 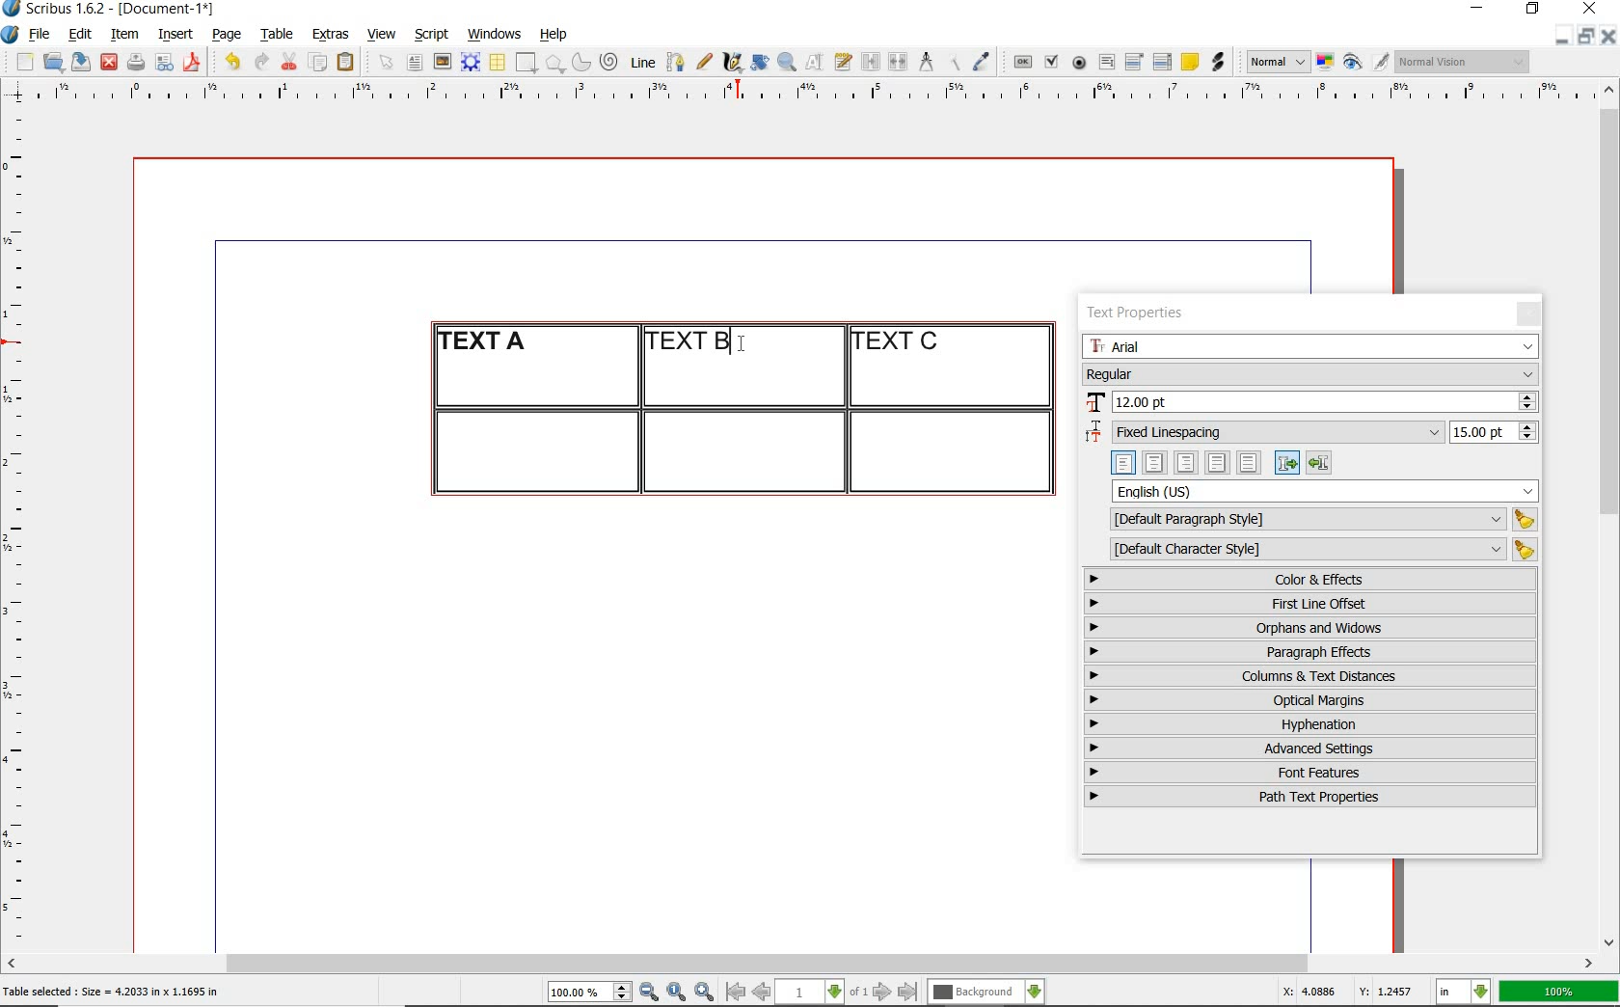 What do you see at coordinates (1327, 64) in the screenshot?
I see `toggle color management` at bounding box center [1327, 64].